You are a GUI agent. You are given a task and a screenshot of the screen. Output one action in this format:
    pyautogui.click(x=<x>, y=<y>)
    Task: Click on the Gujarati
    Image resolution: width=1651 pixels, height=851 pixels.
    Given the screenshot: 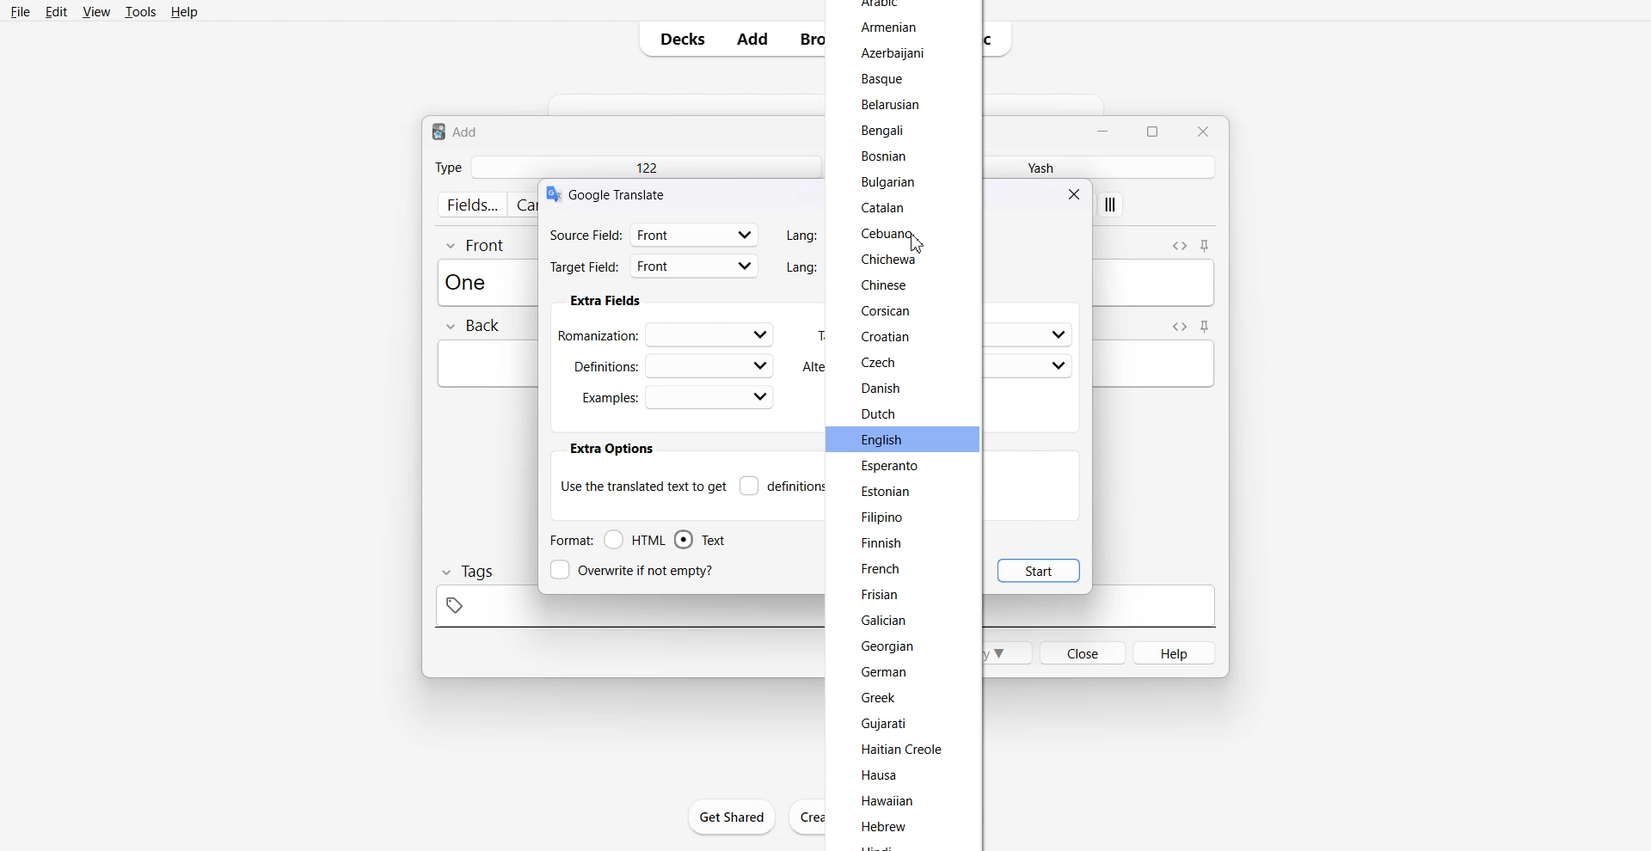 What is the action you would take?
    pyautogui.click(x=886, y=725)
    